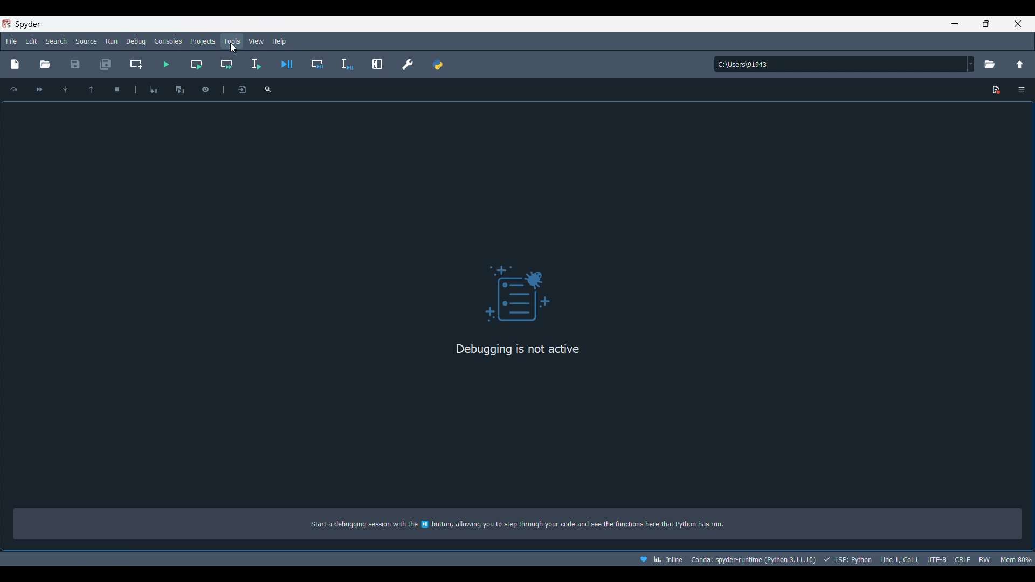 The width and height of the screenshot is (1035, 582). Describe the element at coordinates (180, 88) in the screenshot. I see `pause/play` at that location.